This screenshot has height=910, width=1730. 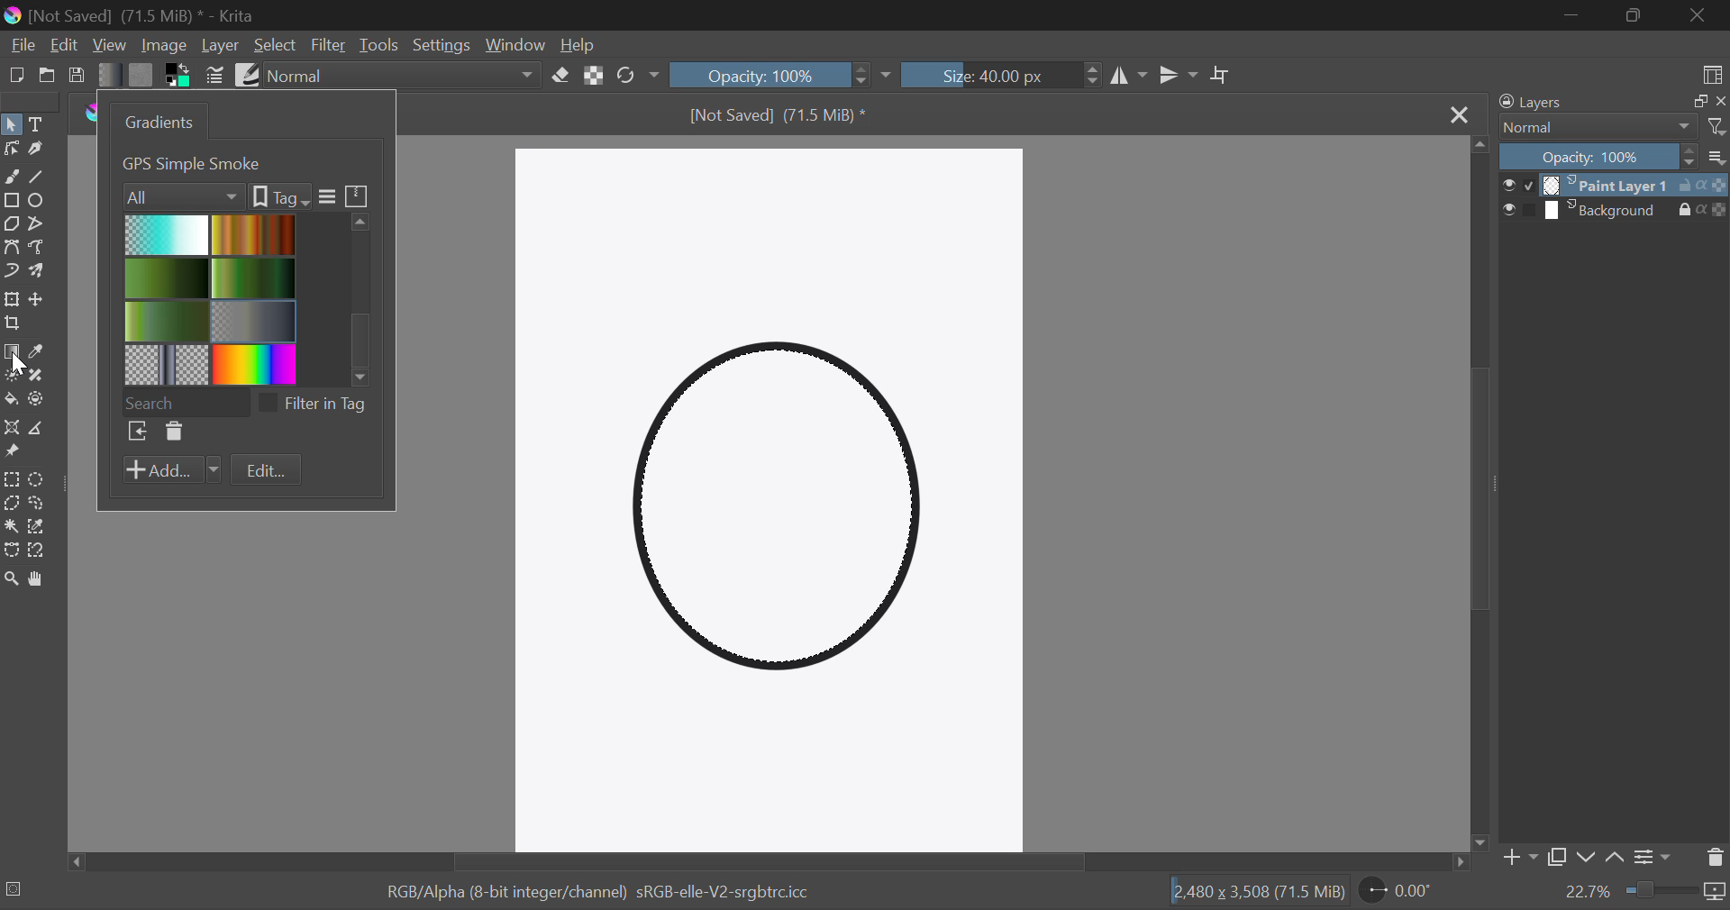 What do you see at coordinates (1613, 858) in the screenshot?
I see `Move layer up` at bounding box center [1613, 858].